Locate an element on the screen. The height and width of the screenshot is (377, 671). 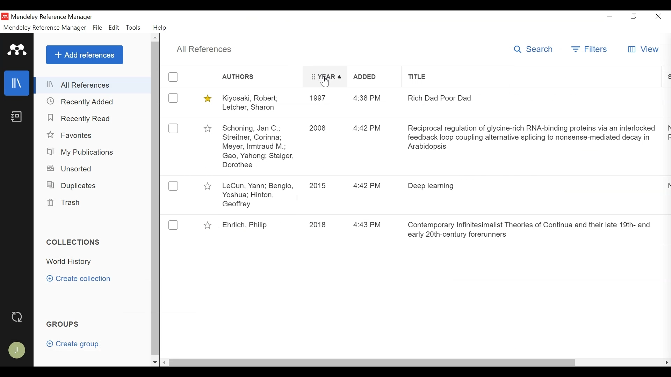
Help is located at coordinates (160, 28).